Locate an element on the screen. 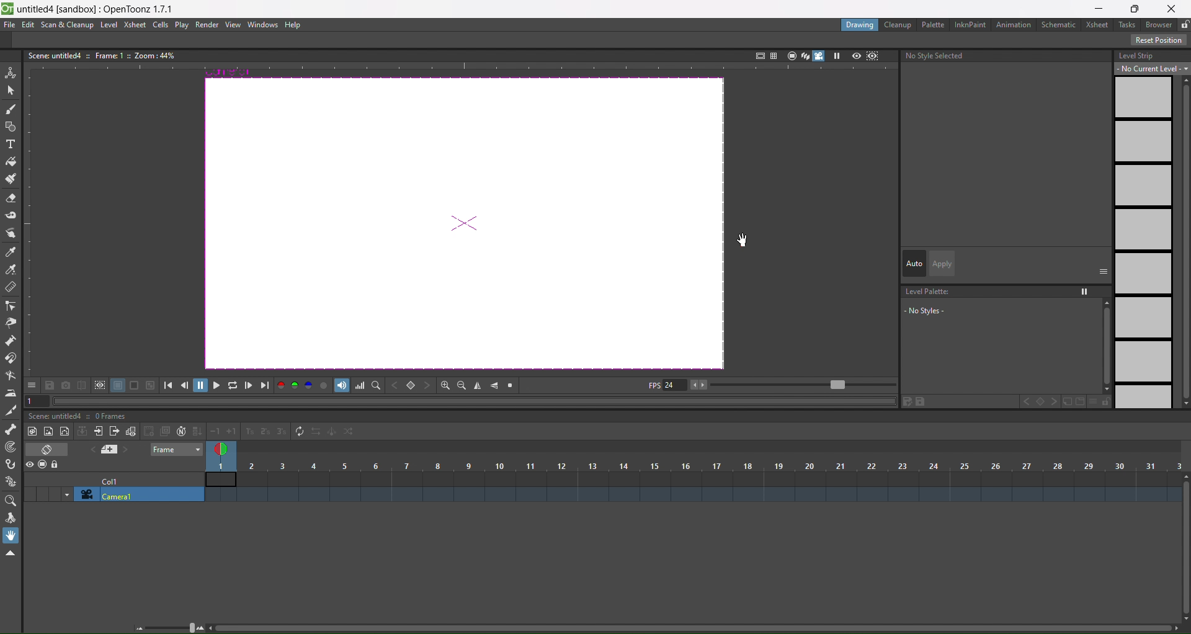  reverse is located at coordinates (315, 432).